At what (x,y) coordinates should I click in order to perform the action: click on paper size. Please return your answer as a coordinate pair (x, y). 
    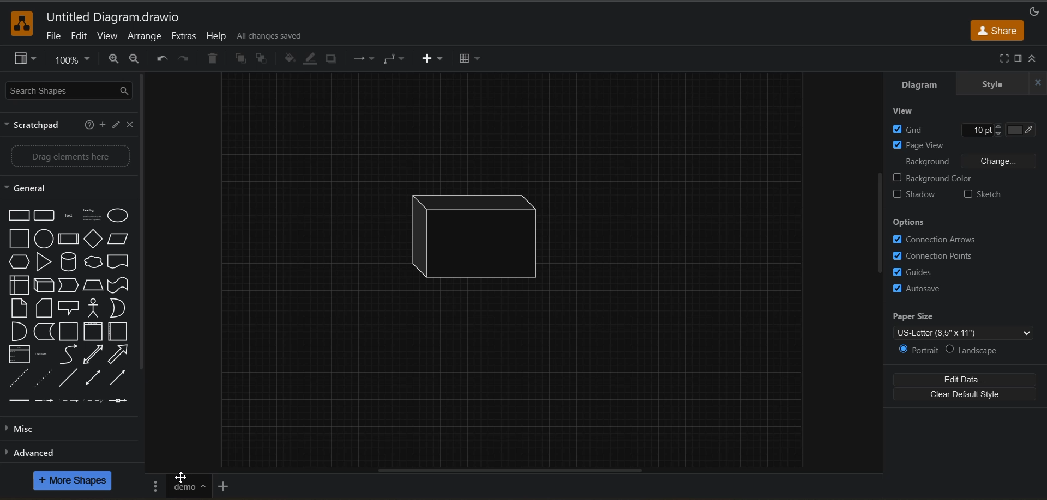
    Looking at the image, I should click on (968, 324).